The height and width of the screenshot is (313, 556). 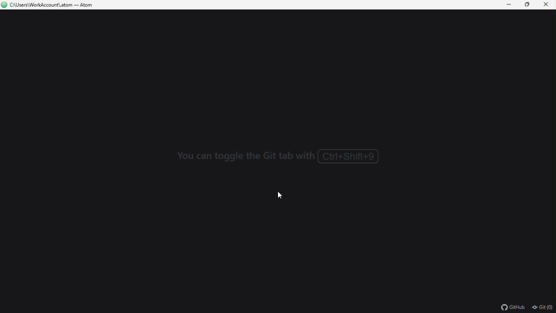 I want to click on mouse, so click(x=280, y=196).